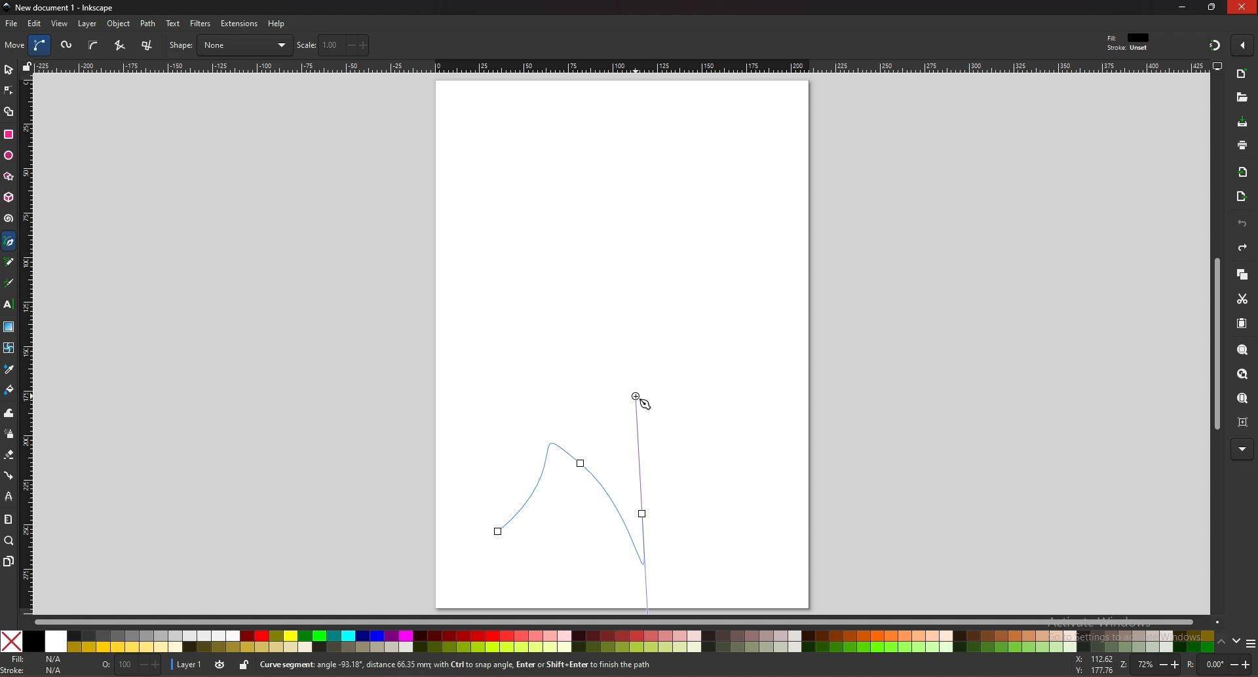 The image size is (1258, 677). Describe the element at coordinates (8, 519) in the screenshot. I see `measure` at that location.